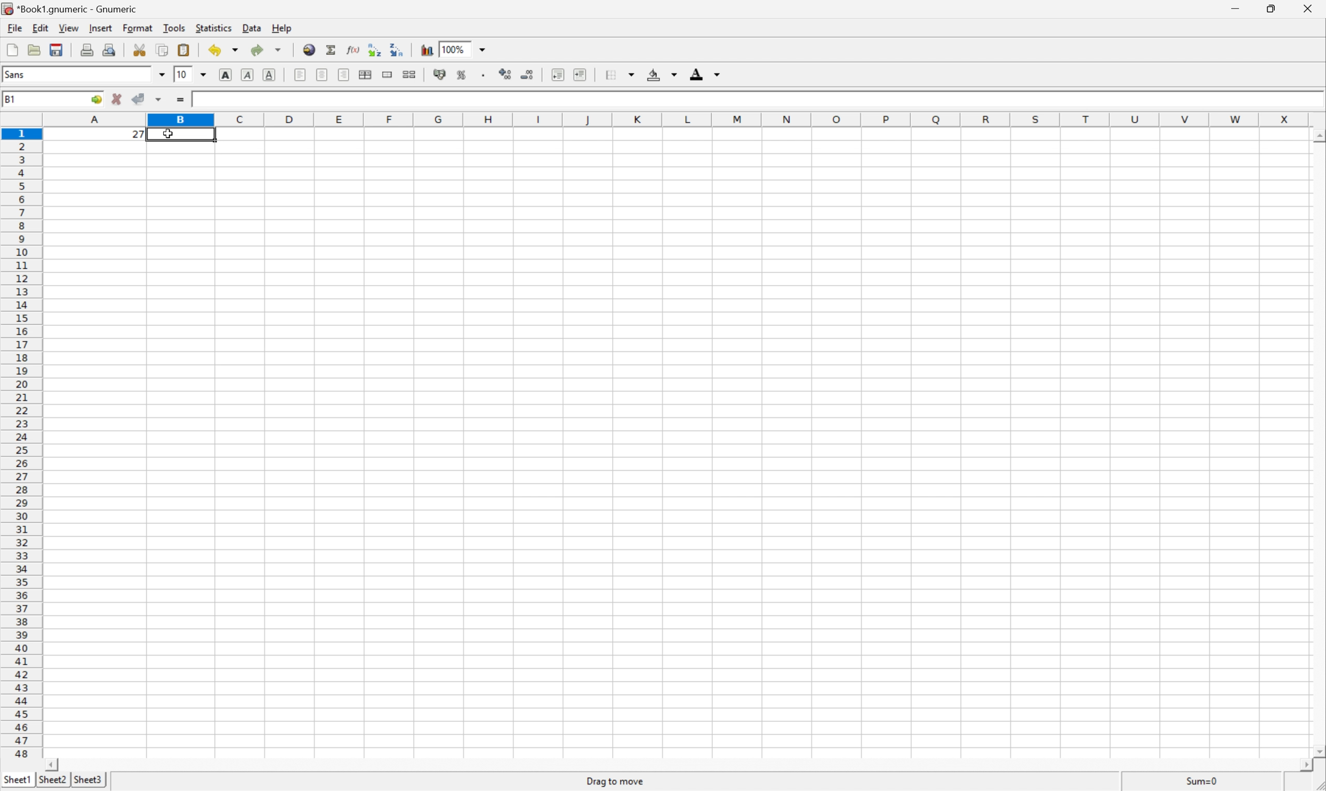 This screenshot has width=1326, height=791. What do you see at coordinates (344, 74) in the screenshot?
I see `Align Right` at bounding box center [344, 74].